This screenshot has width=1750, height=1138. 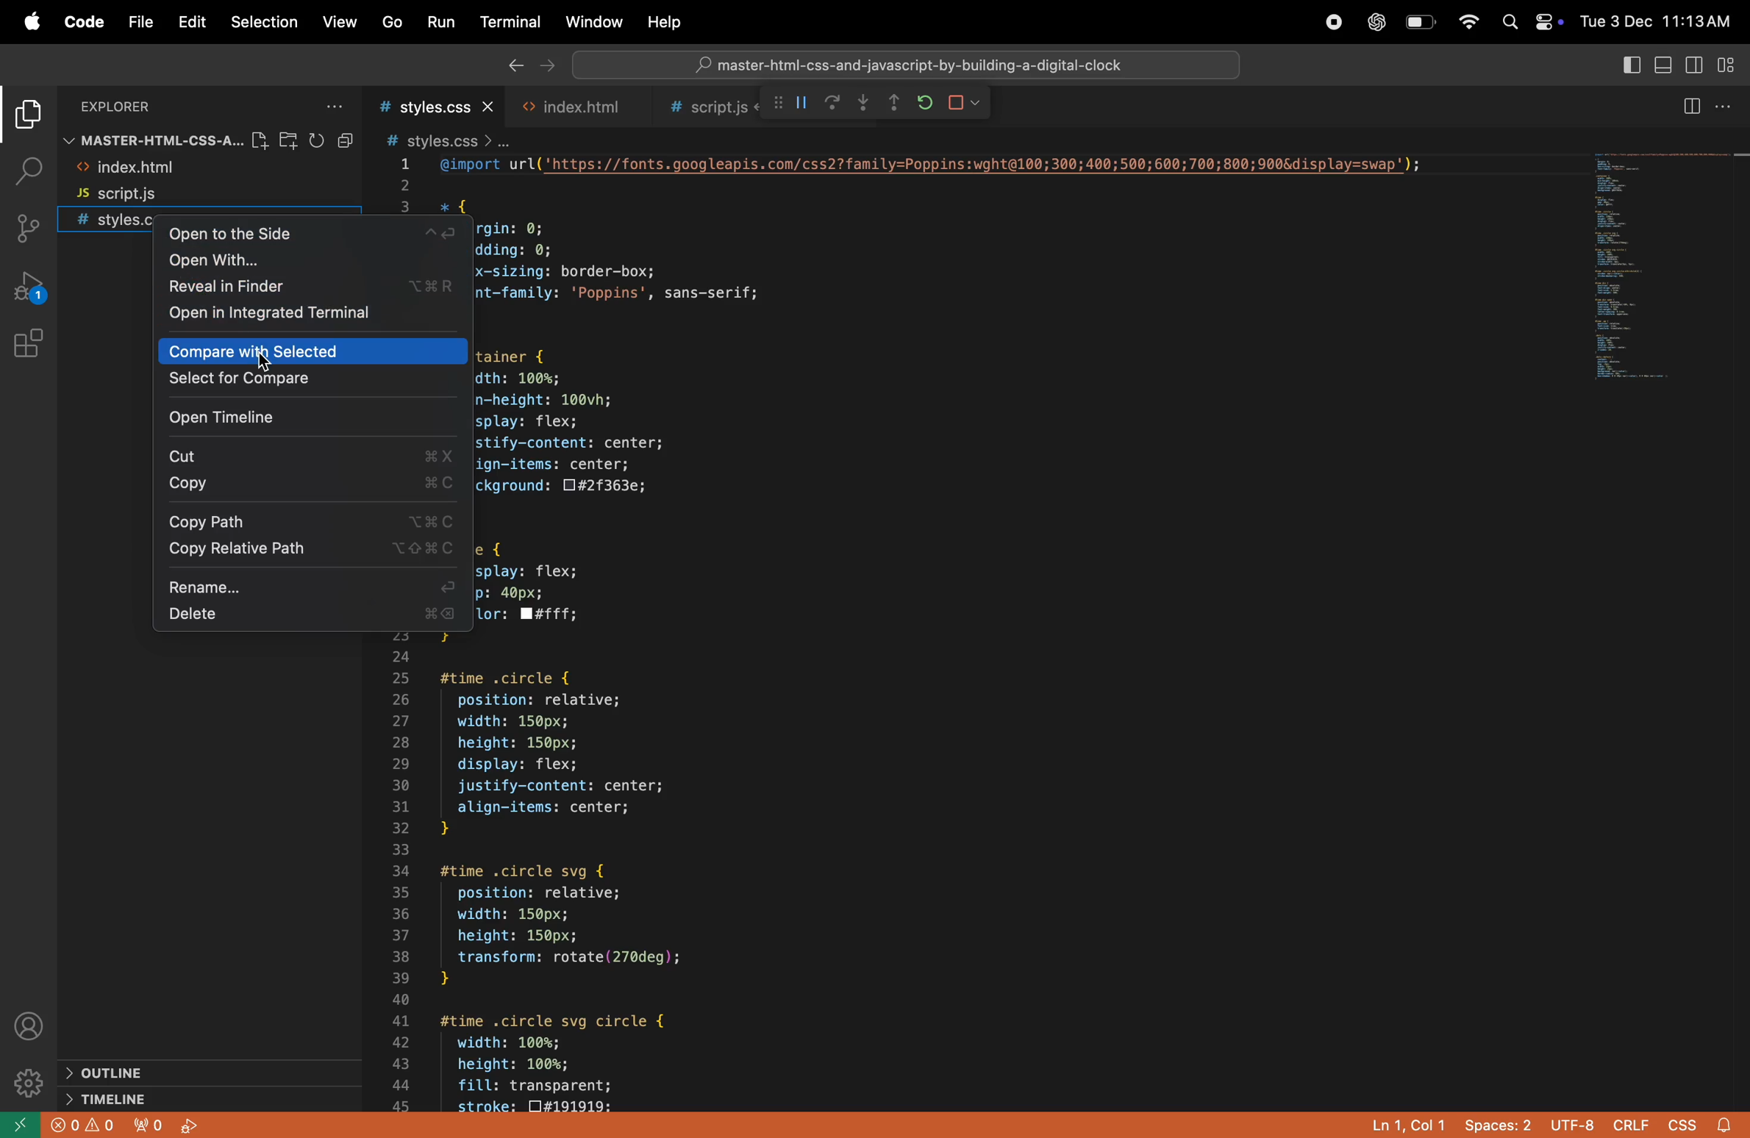 What do you see at coordinates (440, 21) in the screenshot?
I see `run` at bounding box center [440, 21].